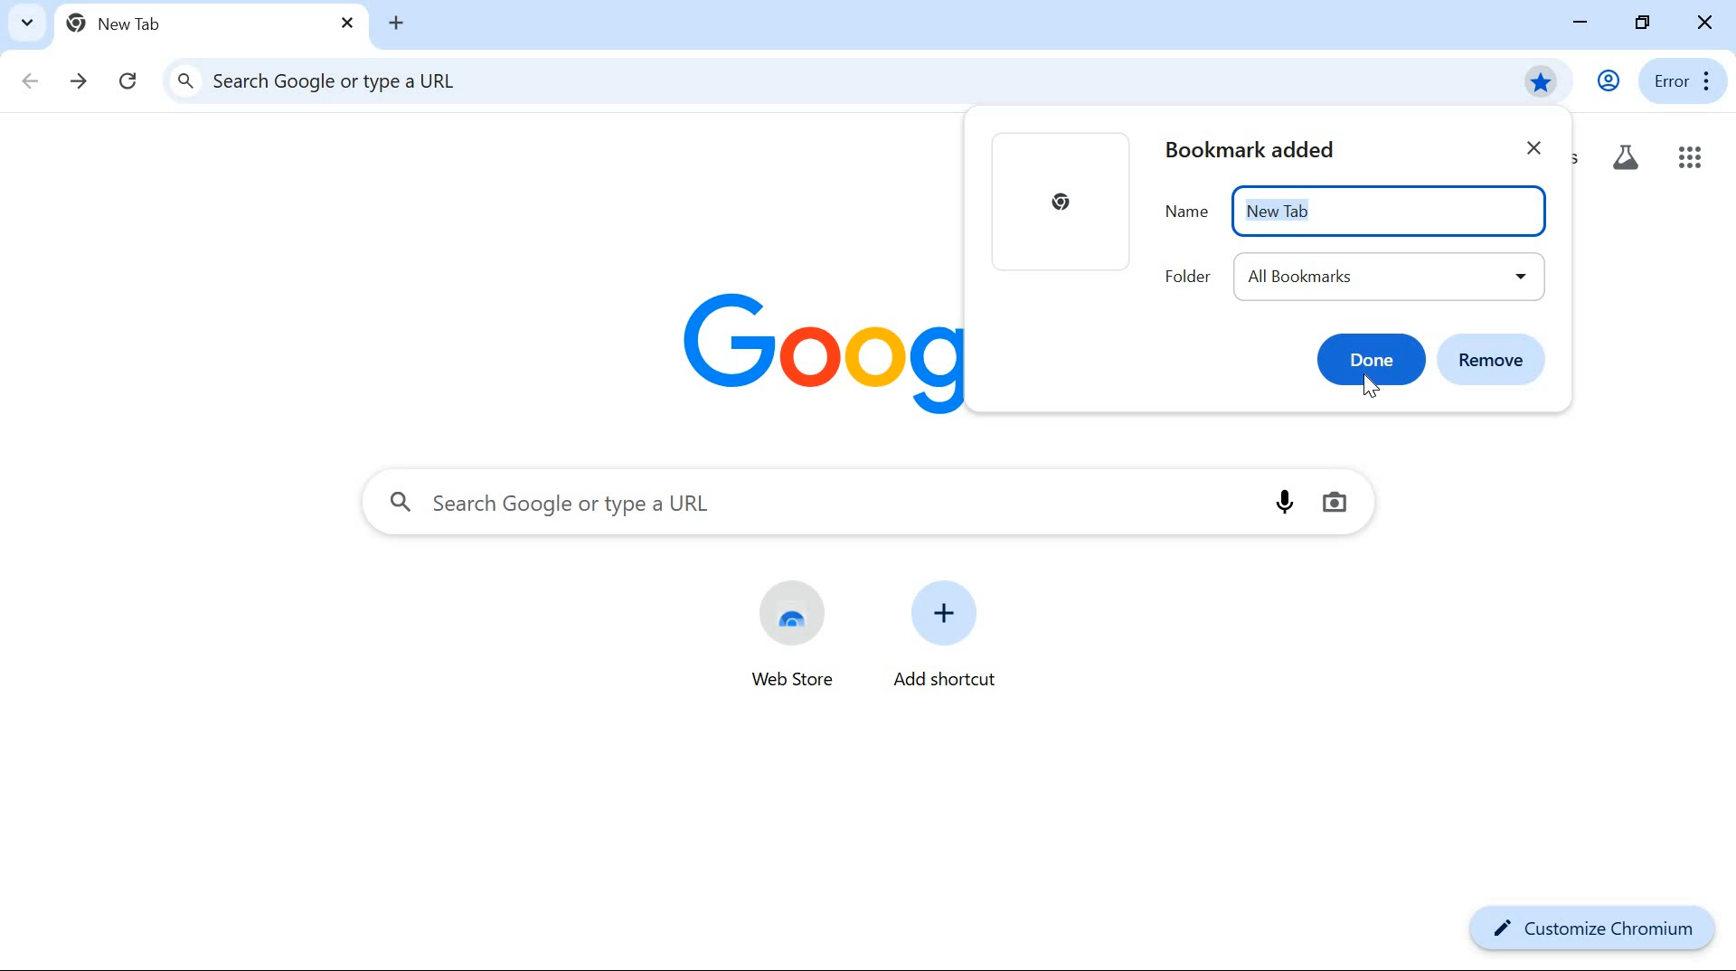  What do you see at coordinates (1060, 202) in the screenshot?
I see `thumbnail` at bounding box center [1060, 202].